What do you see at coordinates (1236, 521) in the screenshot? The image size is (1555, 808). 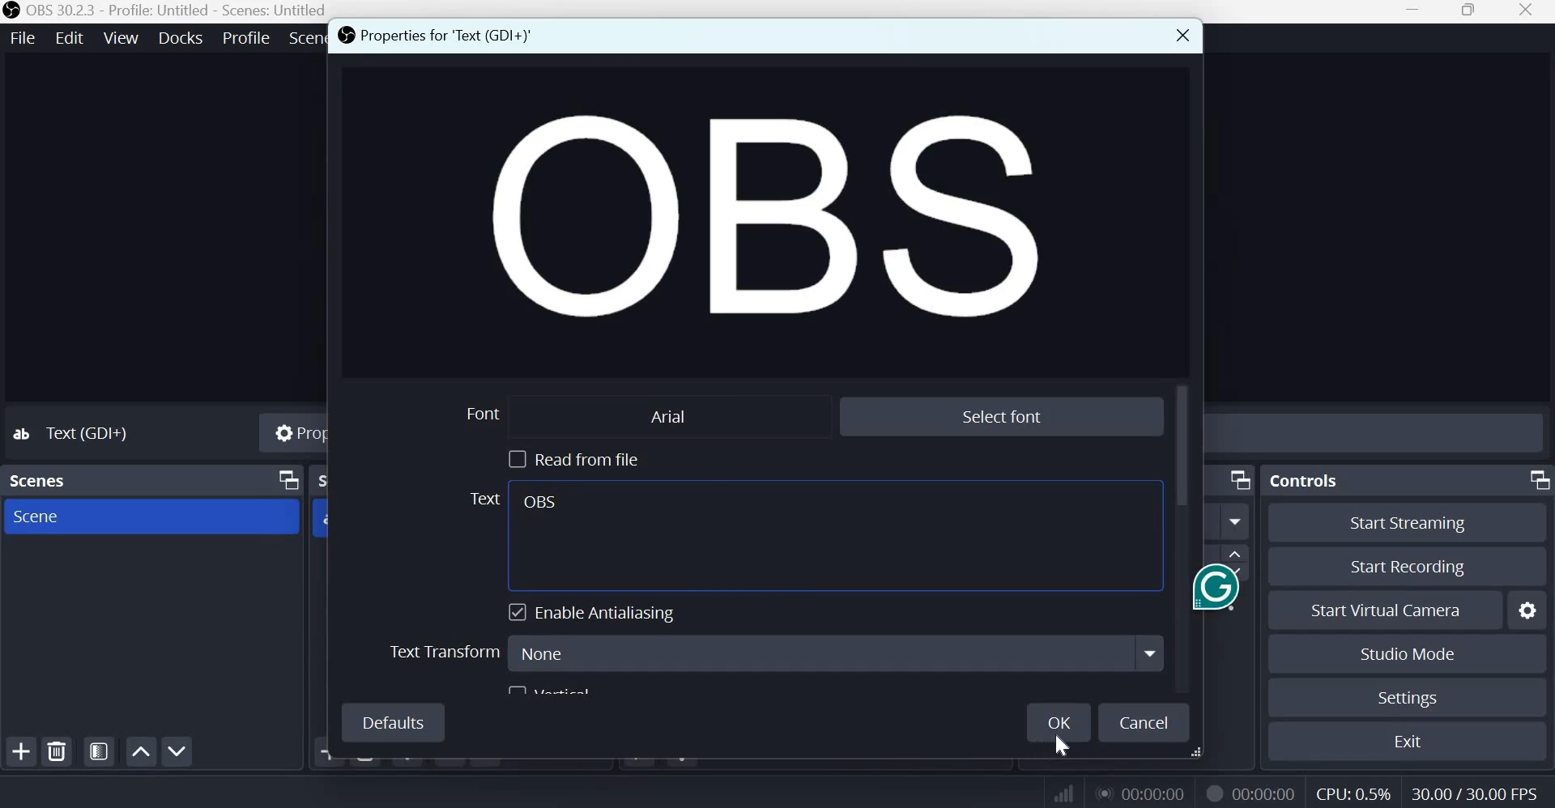 I see `More option` at bounding box center [1236, 521].